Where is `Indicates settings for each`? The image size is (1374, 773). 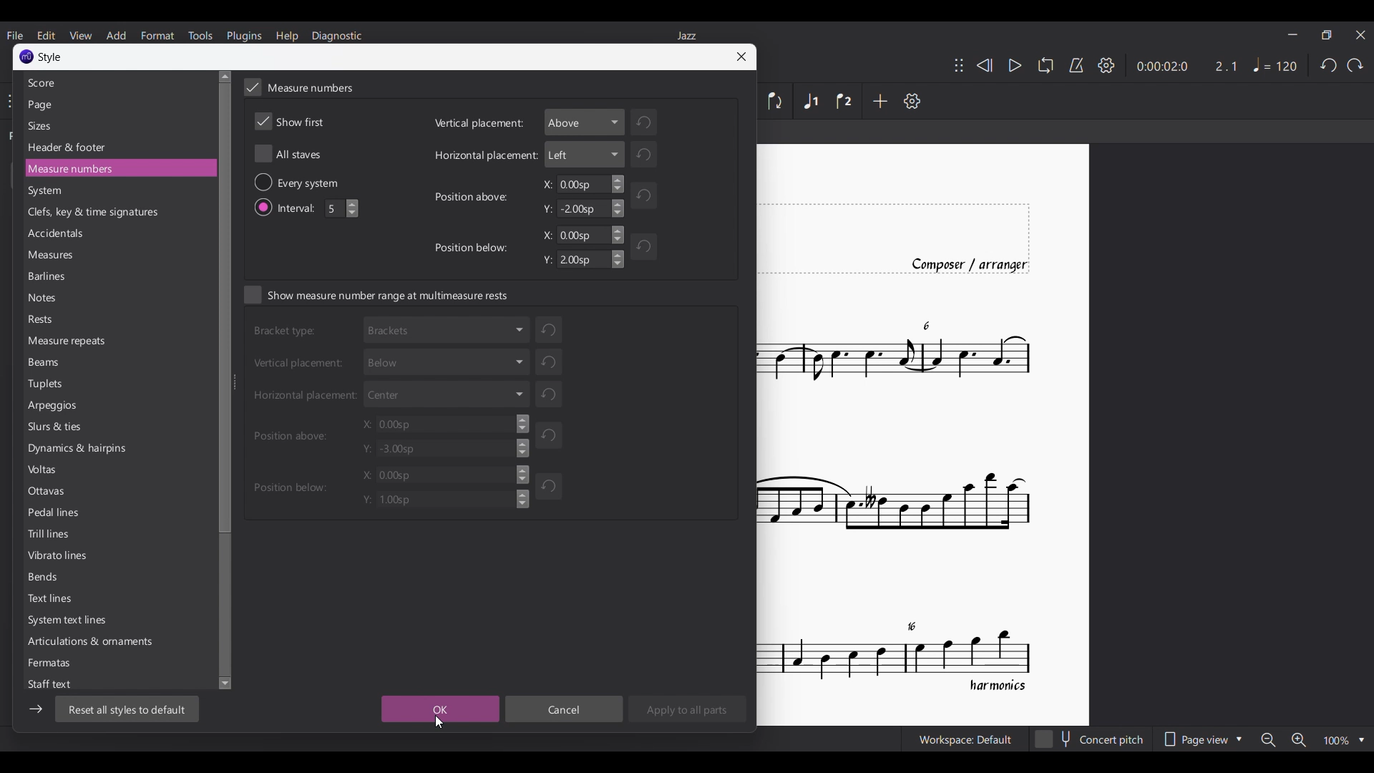
Indicates settings for each is located at coordinates (477, 126).